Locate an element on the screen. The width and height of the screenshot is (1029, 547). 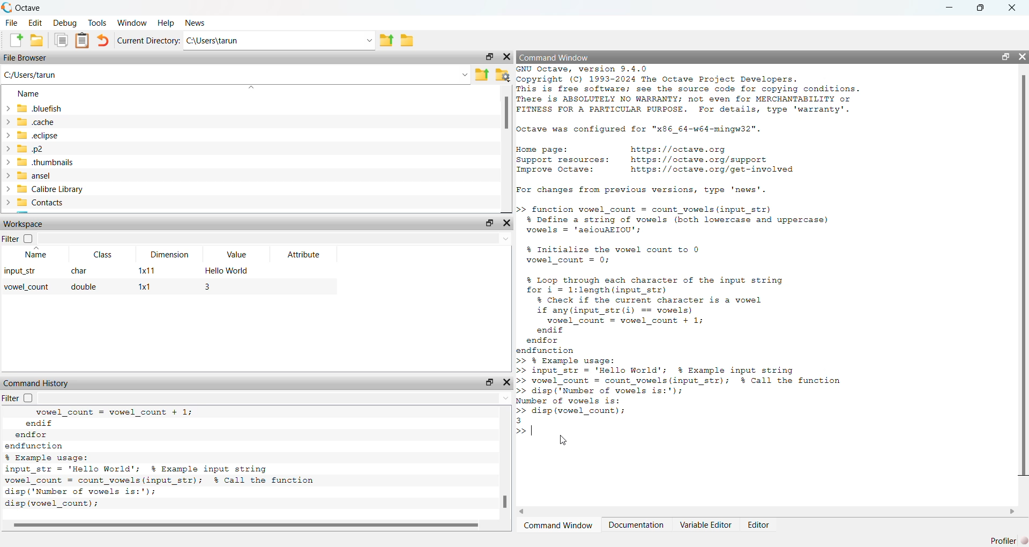
C:/Users/tarun is located at coordinates (30, 75).